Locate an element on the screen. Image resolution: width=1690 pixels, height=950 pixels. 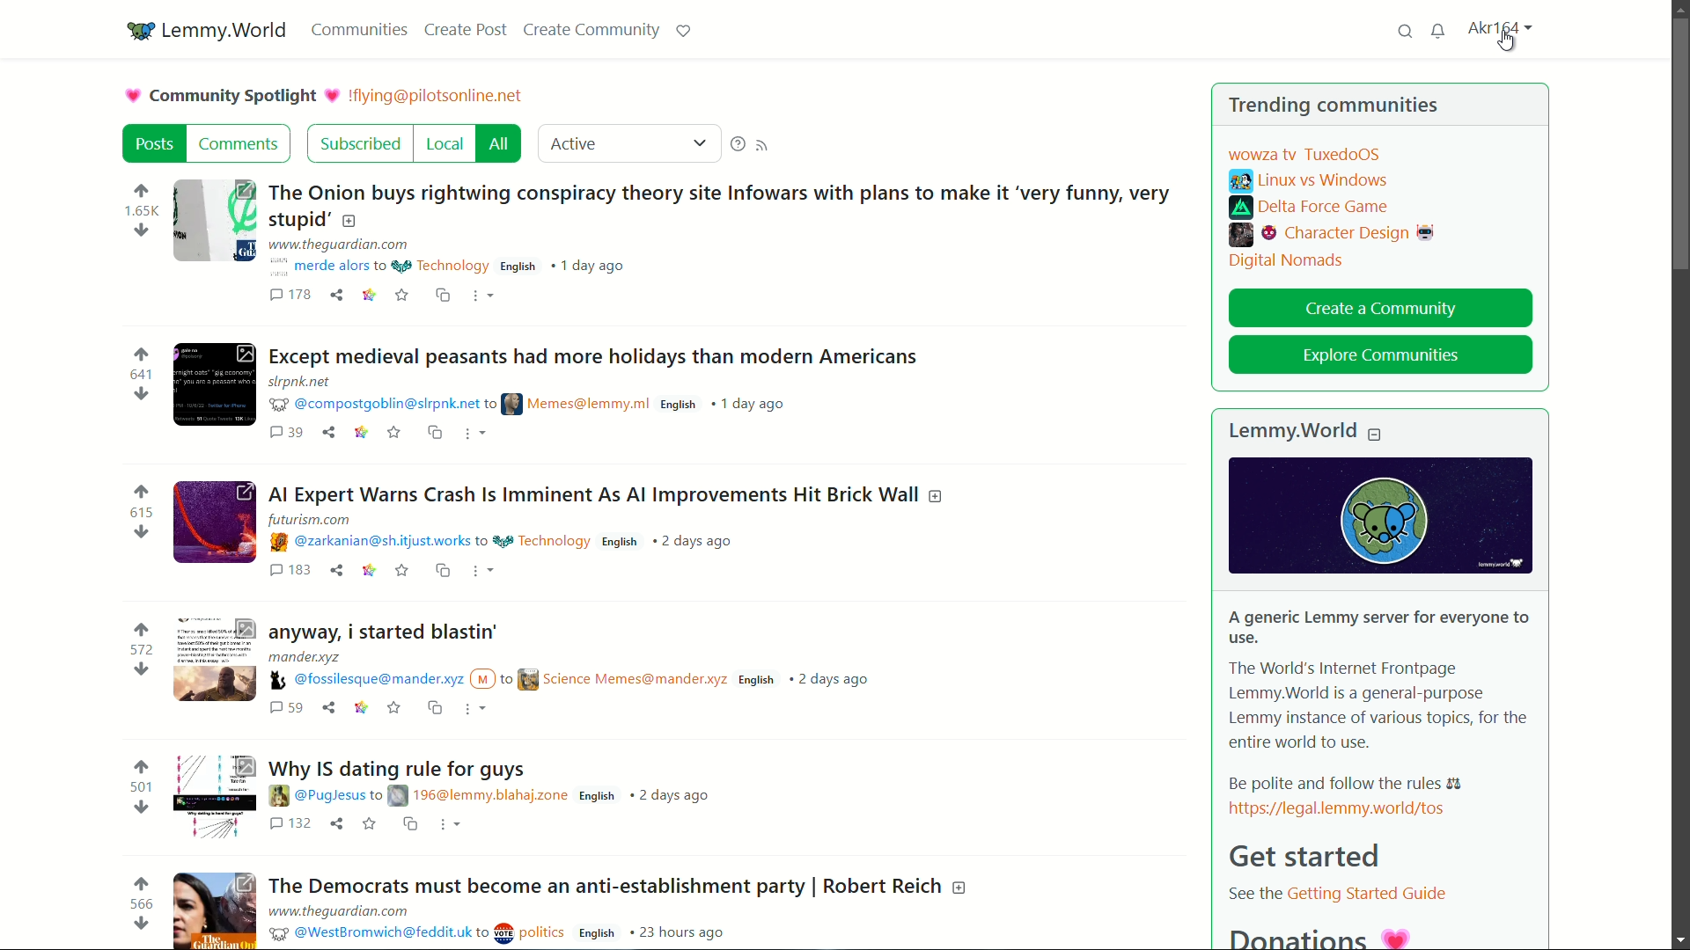
post details is located at coordinates (513, 532).